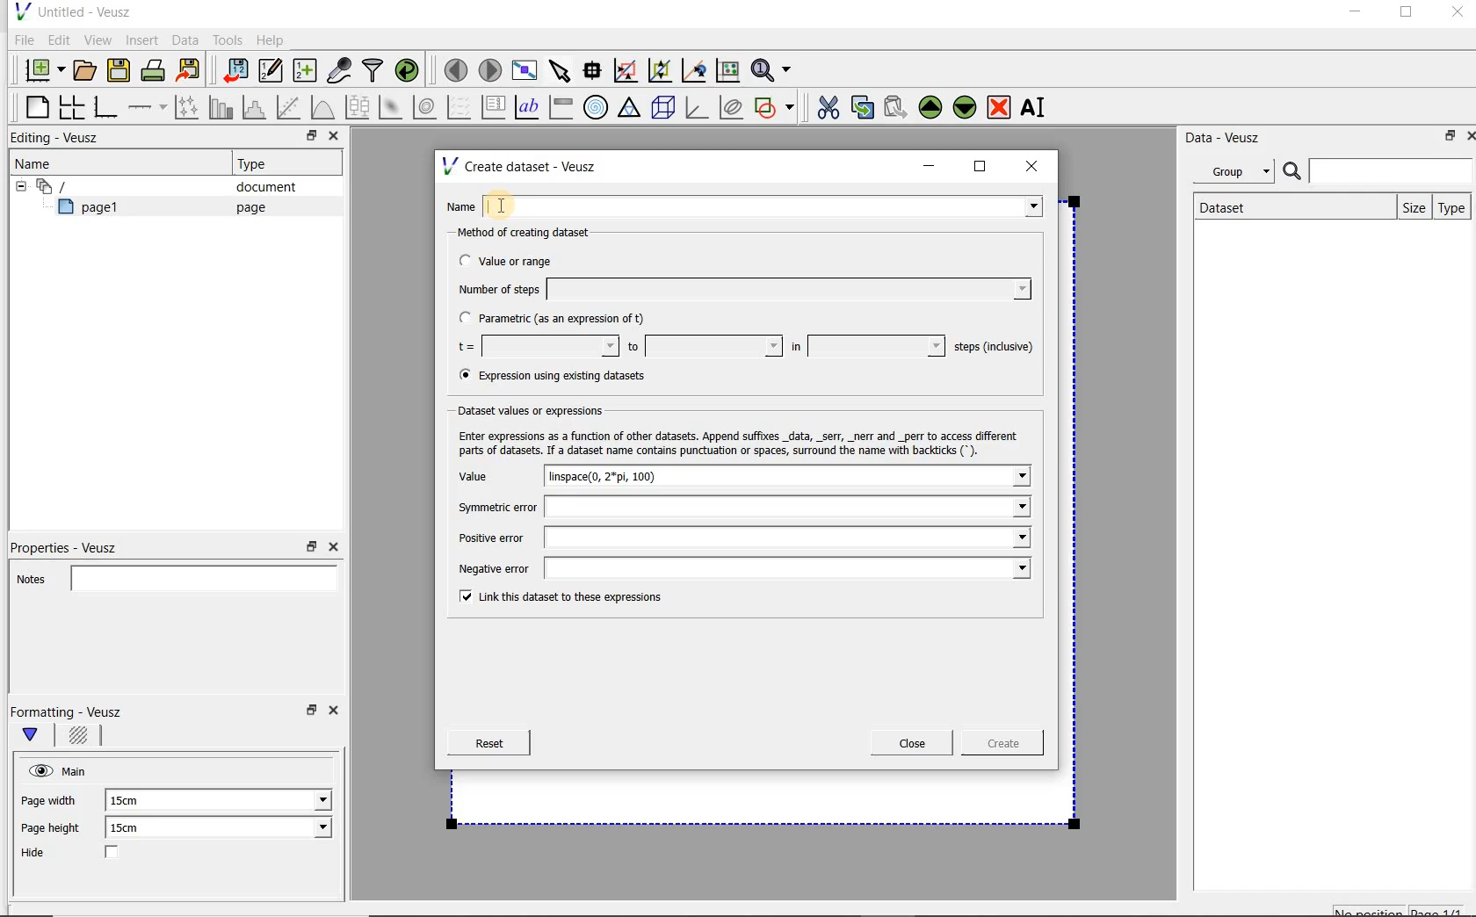  What do you see at coordinates (661, 71) in the screenshot?
I see `click to zoom out of graph axes` at bounding box center [661, 71].